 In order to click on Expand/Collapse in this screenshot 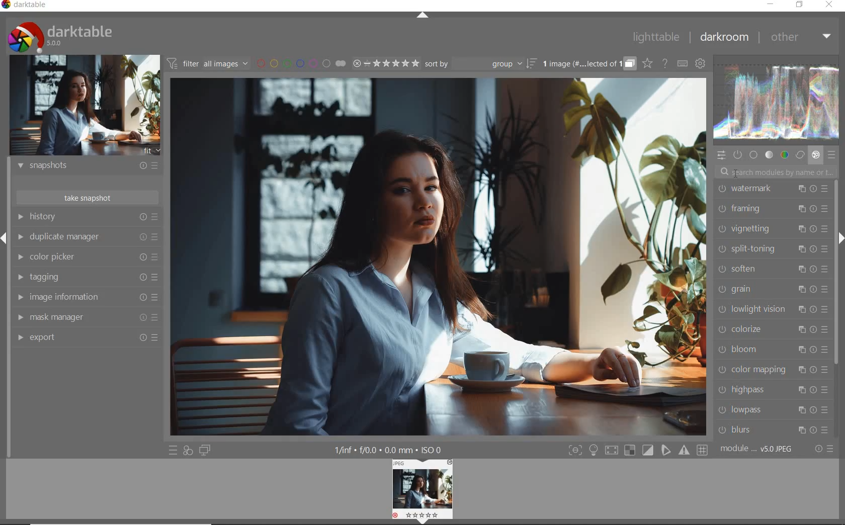, I will do `click(840, 238)`.